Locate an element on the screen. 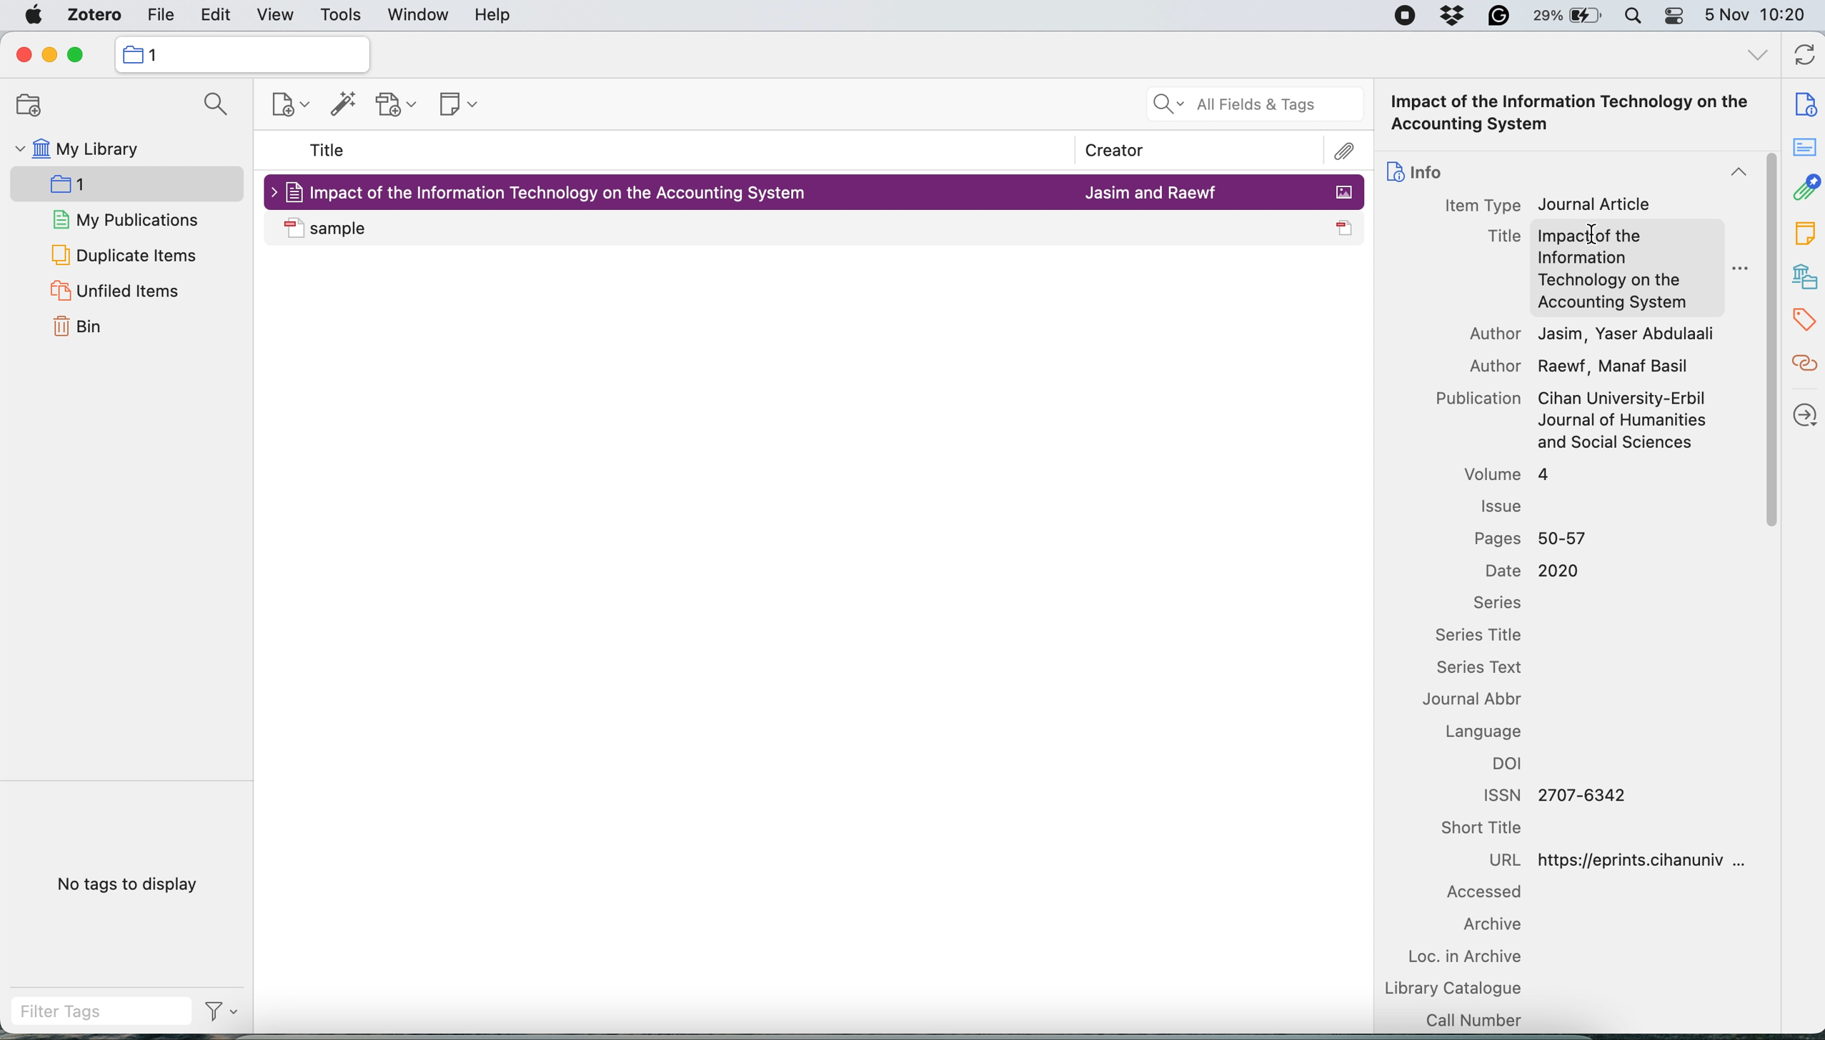  accessed is located at coordinates (1493, 891).